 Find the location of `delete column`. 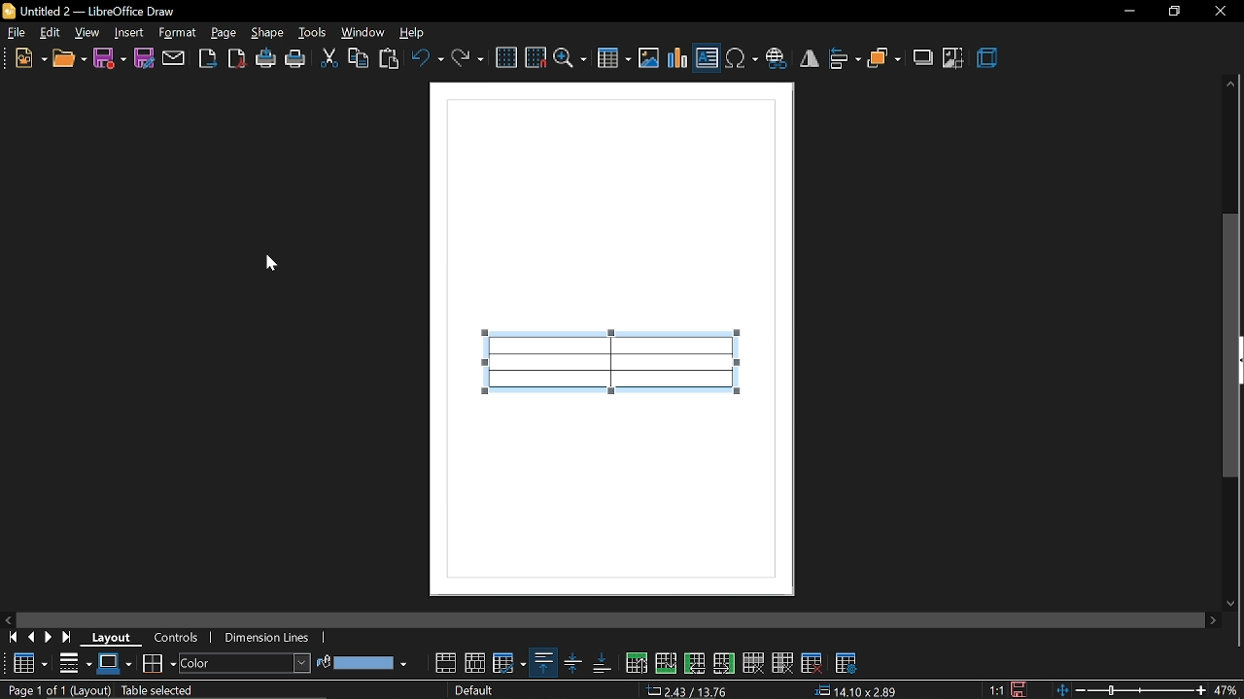

delete column is located at coordinates (783, 666).